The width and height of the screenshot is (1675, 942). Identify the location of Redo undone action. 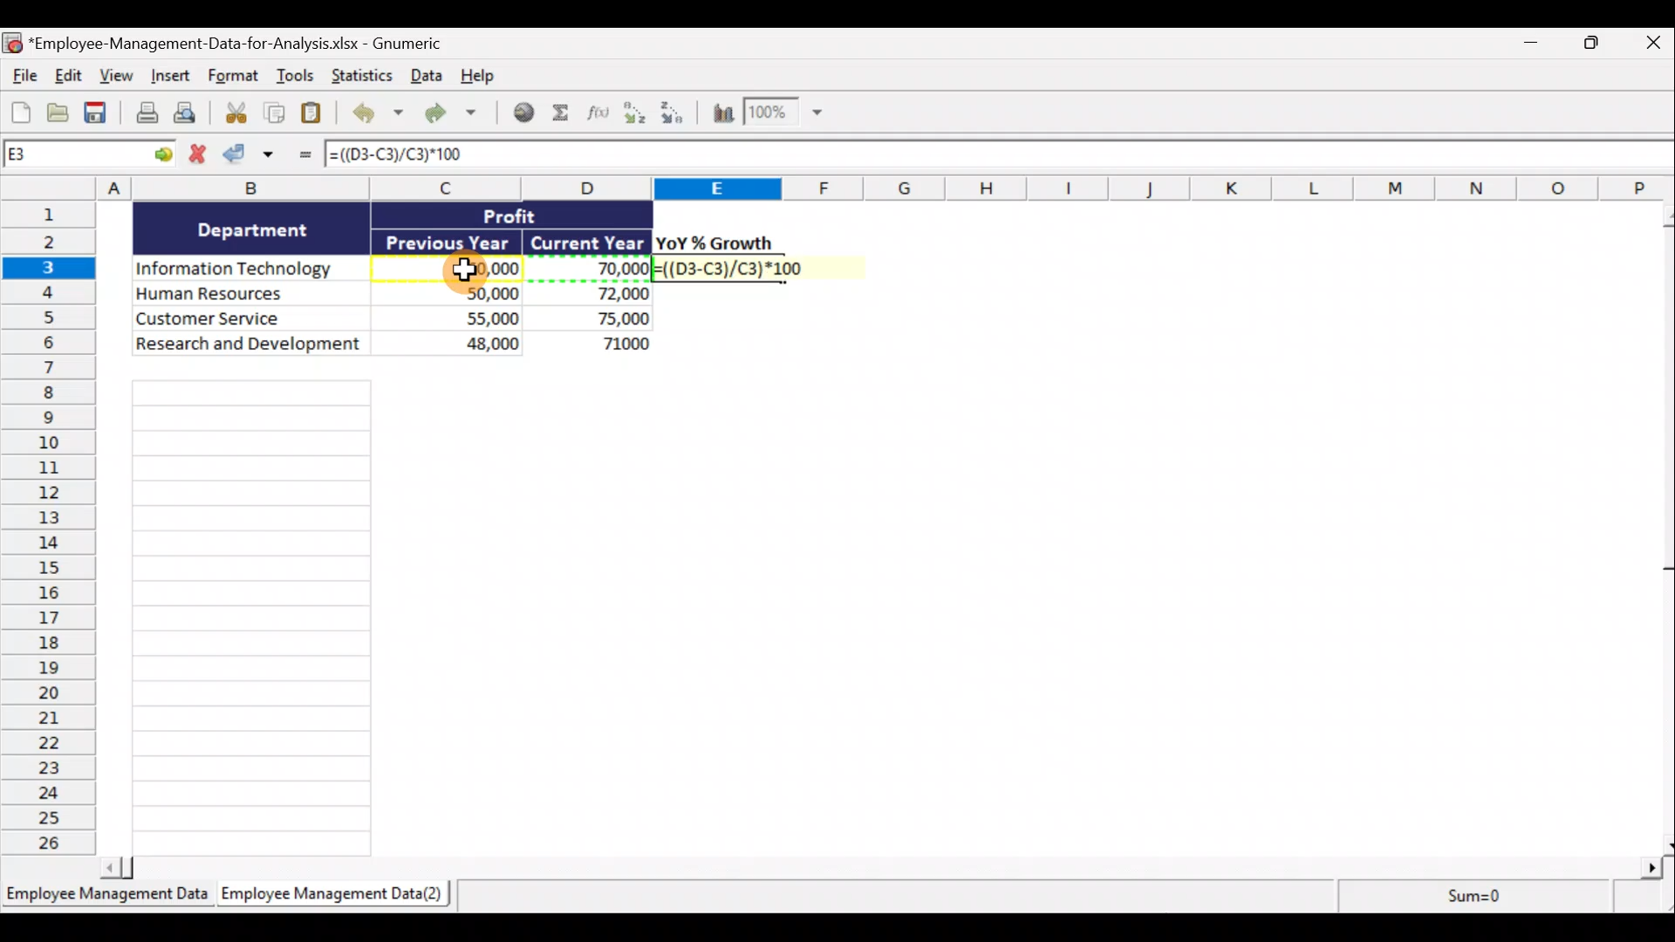
(448, 114).